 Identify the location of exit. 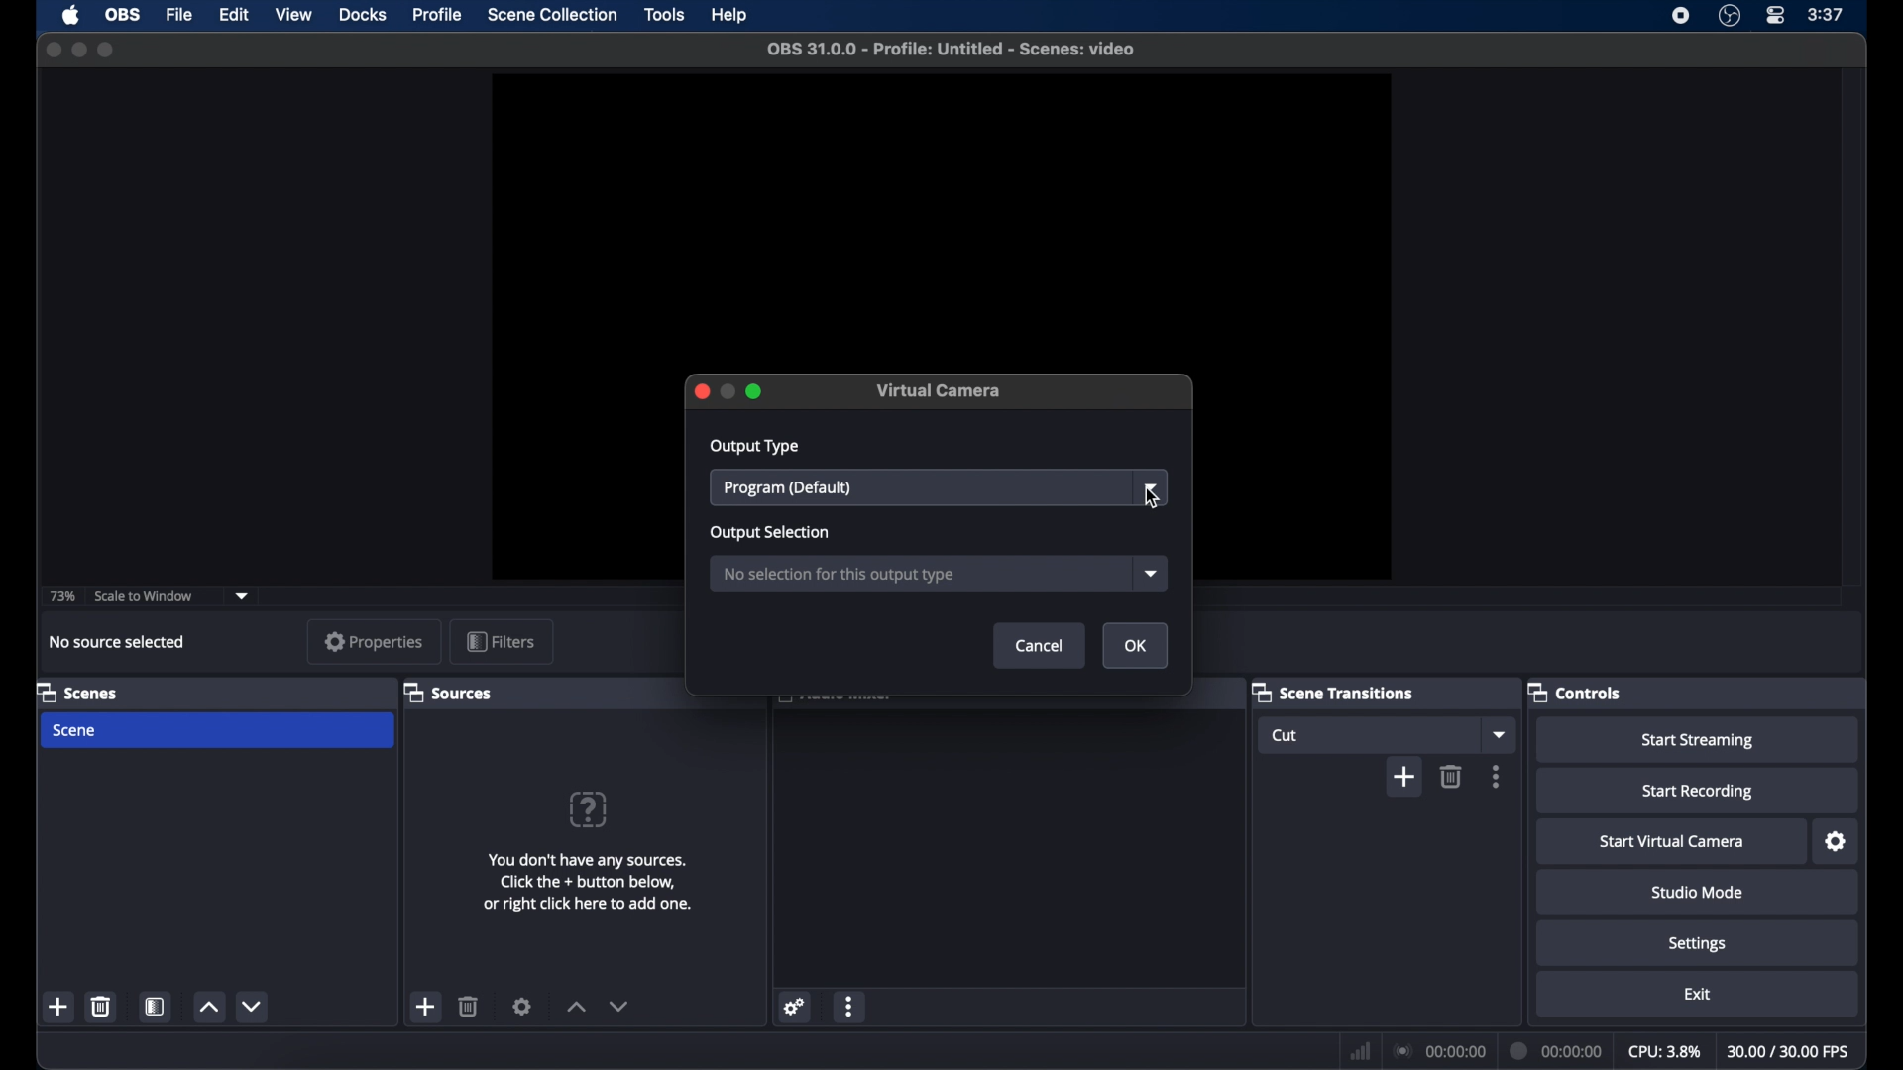
(1697, 994).